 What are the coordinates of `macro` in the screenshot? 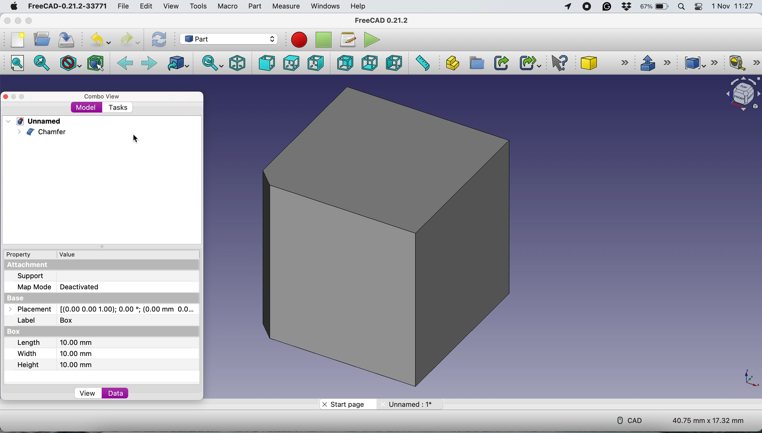 It's located at (227, 7).